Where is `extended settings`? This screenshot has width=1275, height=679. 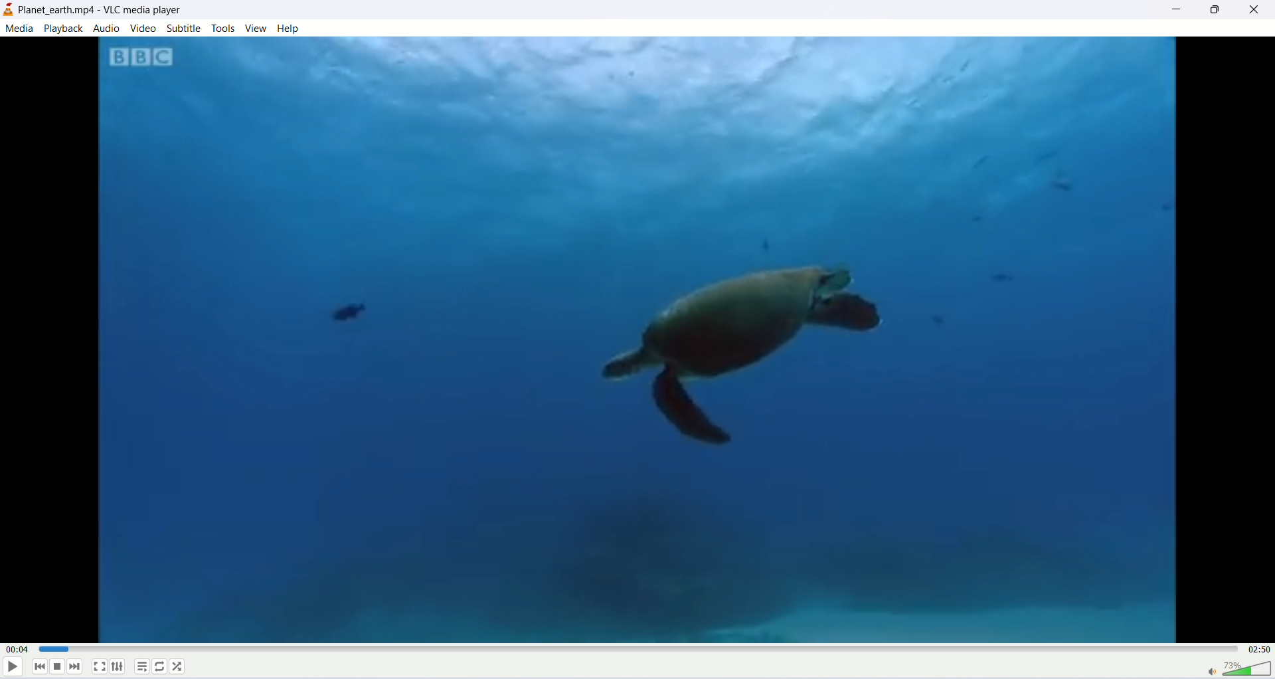
extended settings is located at coordinates (120, 667).